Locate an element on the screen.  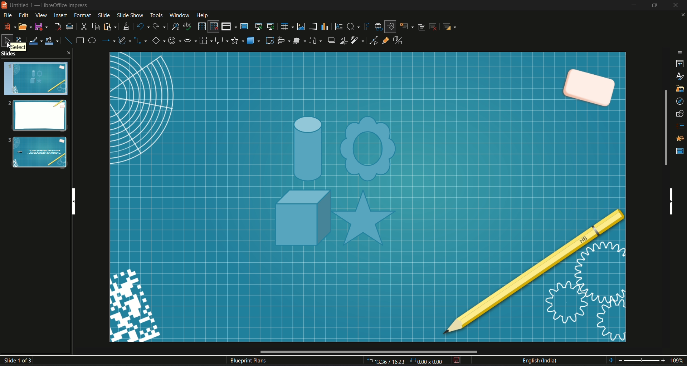
callout share is located at coordinates (221, 40).